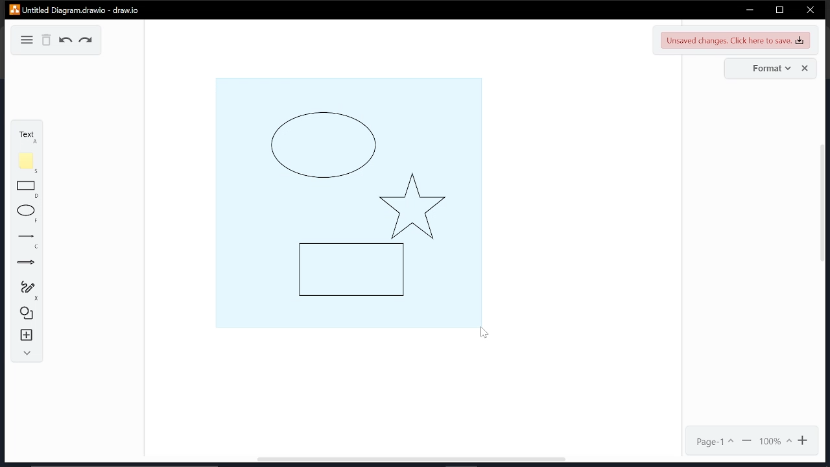 The width and height of the screenshot is (830, 467). What do you see at coordinates (779, 10) in the screenshot?
I see `restore down` at bounding box center [779, 10].